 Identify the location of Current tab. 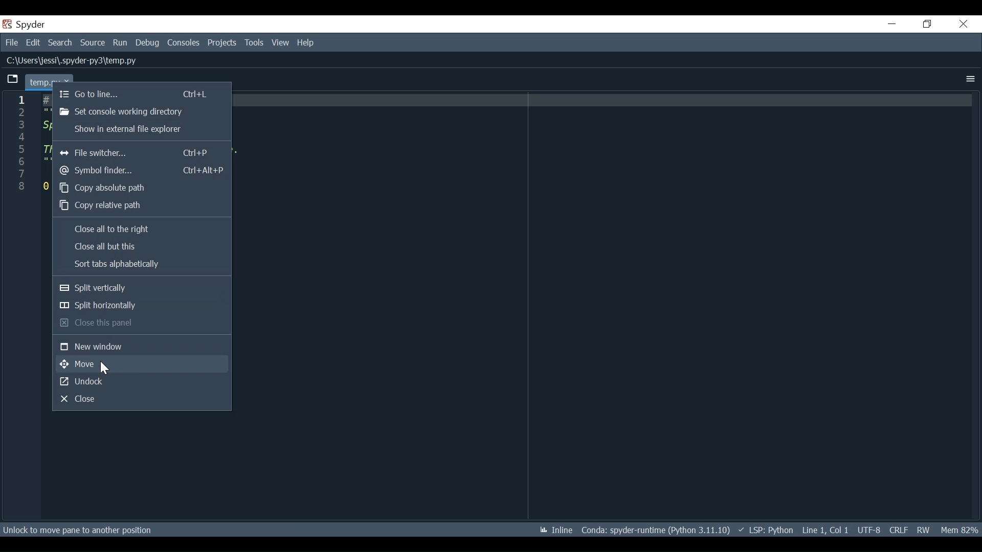
(12, 79).